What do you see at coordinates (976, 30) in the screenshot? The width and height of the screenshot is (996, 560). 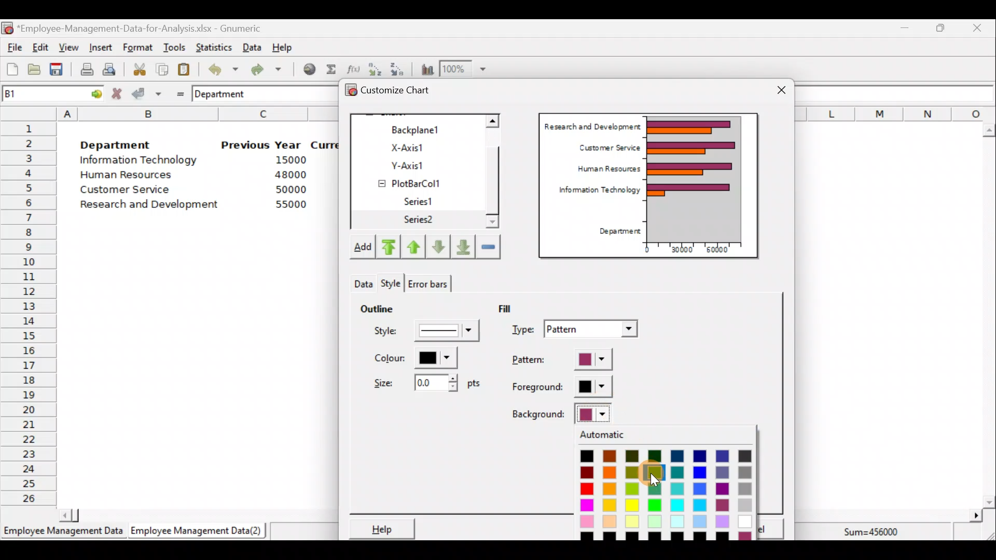 I see `Close` at bounding box center [976, 30].